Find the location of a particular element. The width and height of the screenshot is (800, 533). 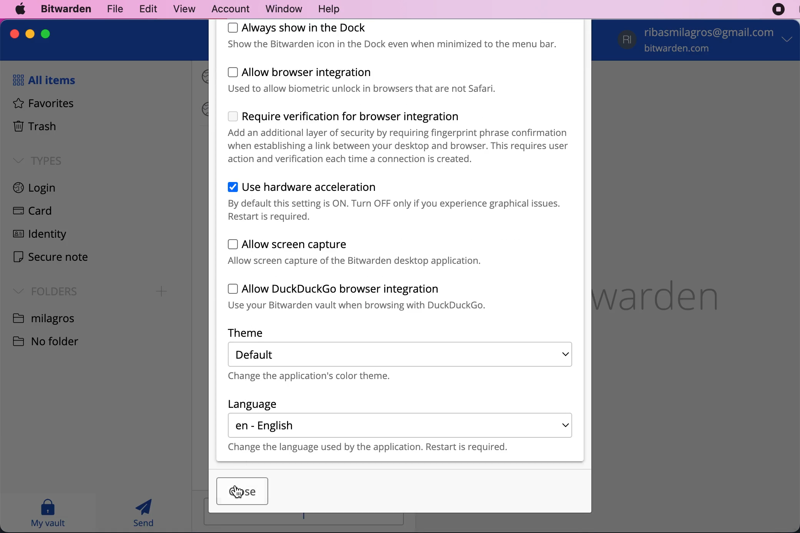

favorites is located at coordinates (40, 104).